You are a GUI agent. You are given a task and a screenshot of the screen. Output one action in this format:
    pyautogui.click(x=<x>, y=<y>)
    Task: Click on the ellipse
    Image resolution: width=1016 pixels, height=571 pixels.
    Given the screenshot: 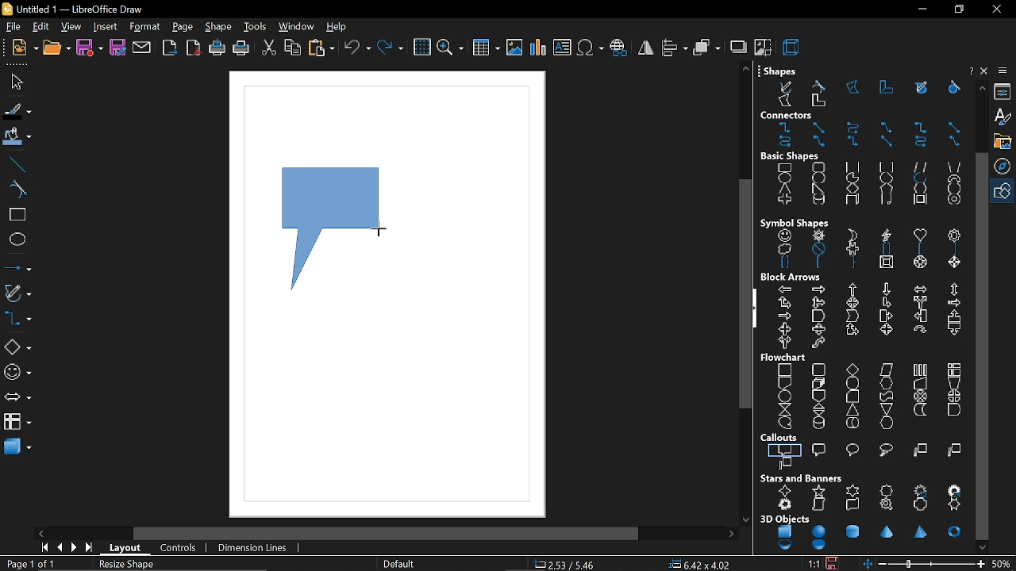 What is the action you would take?
    pyautogui.click(x=786, y=178)
    